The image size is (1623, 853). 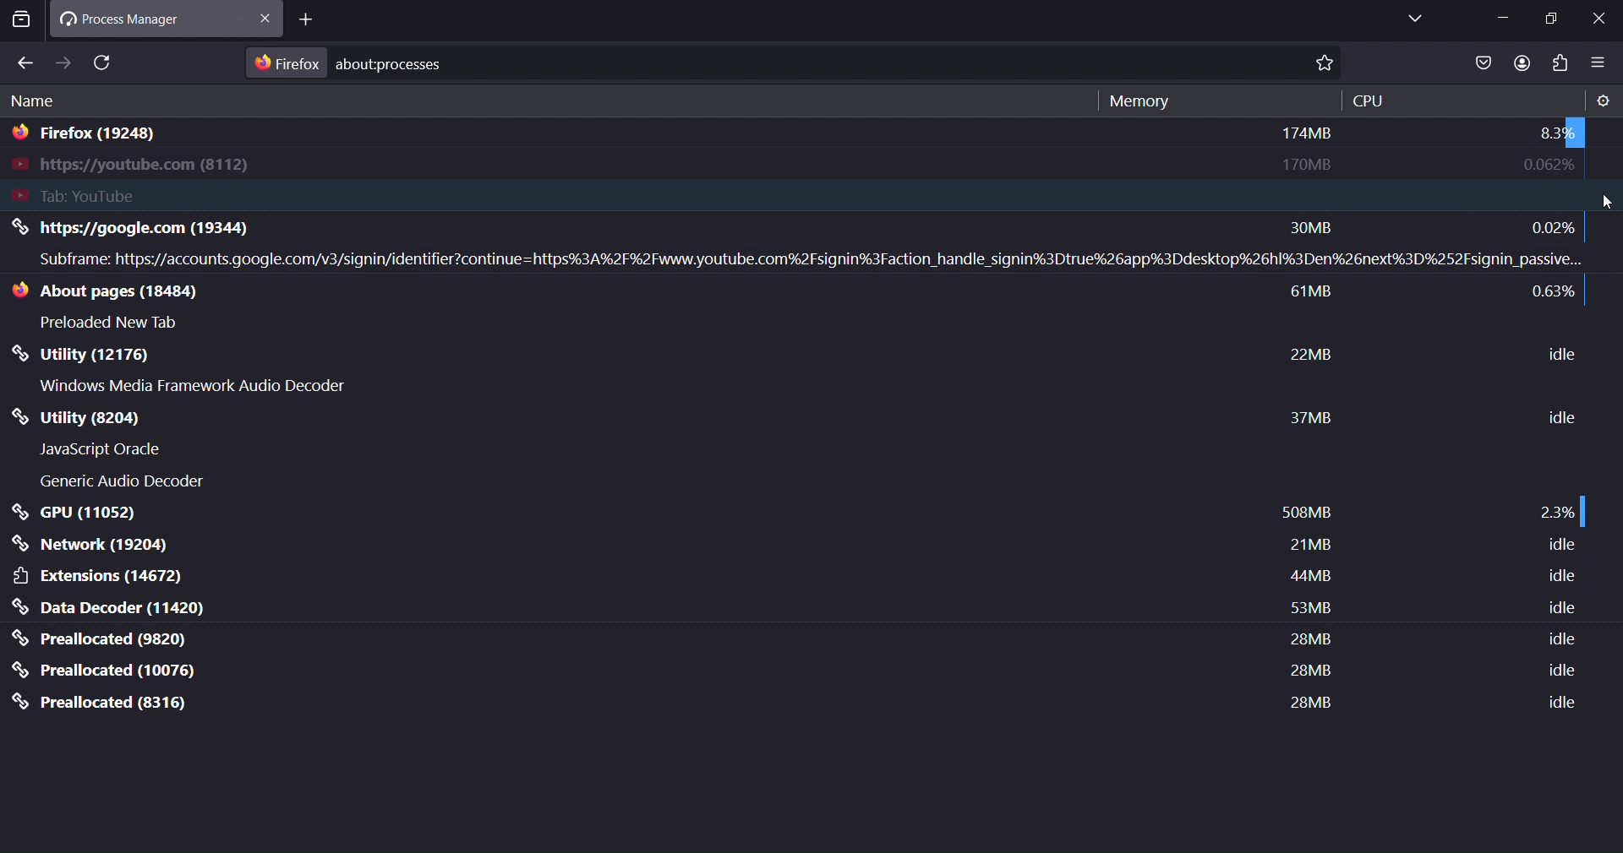 What do you see at coordinates (1309, 419) in the screenshot?
I see `37mb` at bounding box center [1309, 419].